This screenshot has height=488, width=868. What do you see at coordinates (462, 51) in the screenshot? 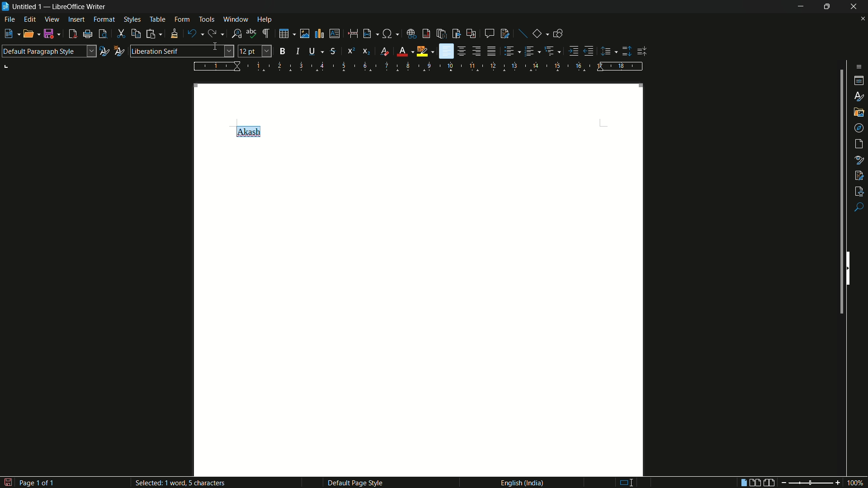
I see `align center` at bounding box center [462, 51].